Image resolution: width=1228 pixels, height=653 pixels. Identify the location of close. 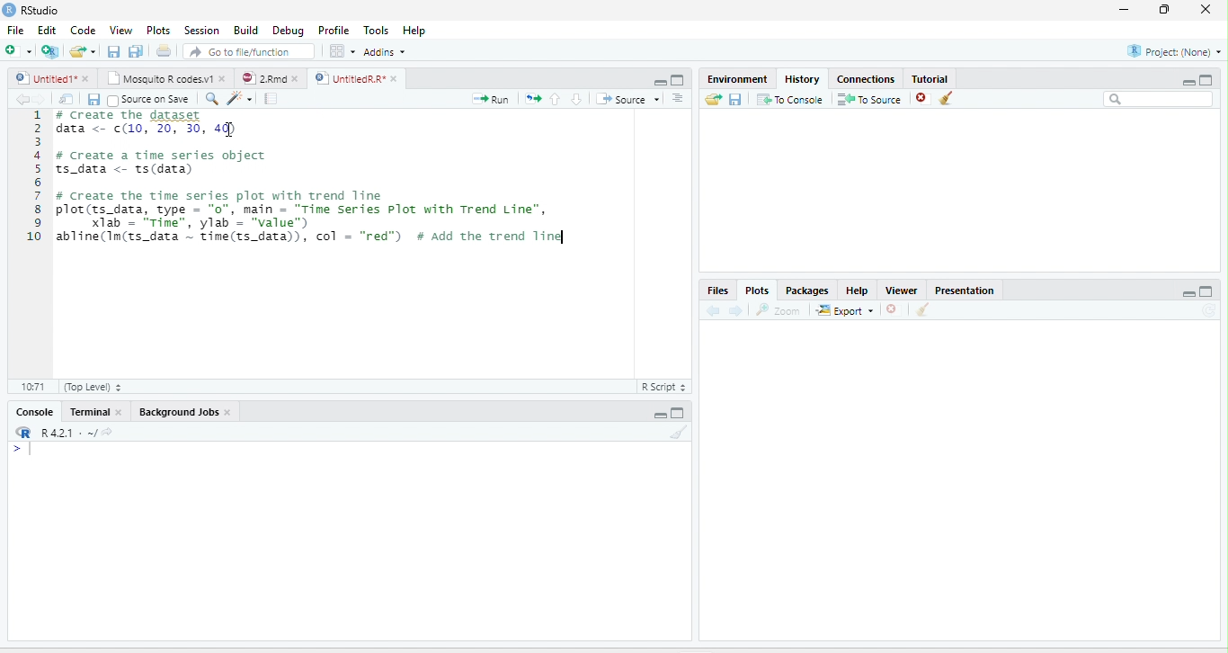
(118, 412).